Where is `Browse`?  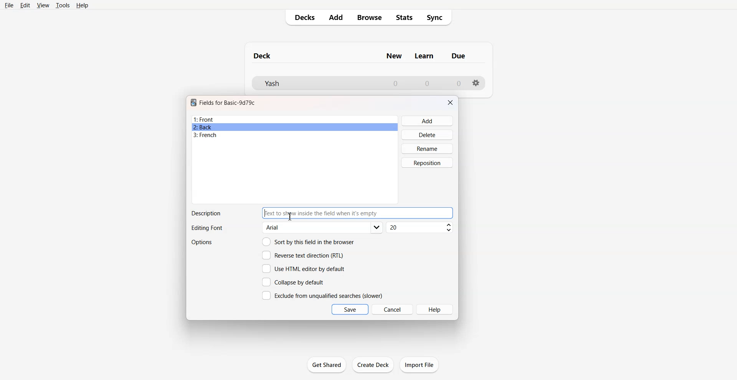 Browse is located at coordinates (369, 17).